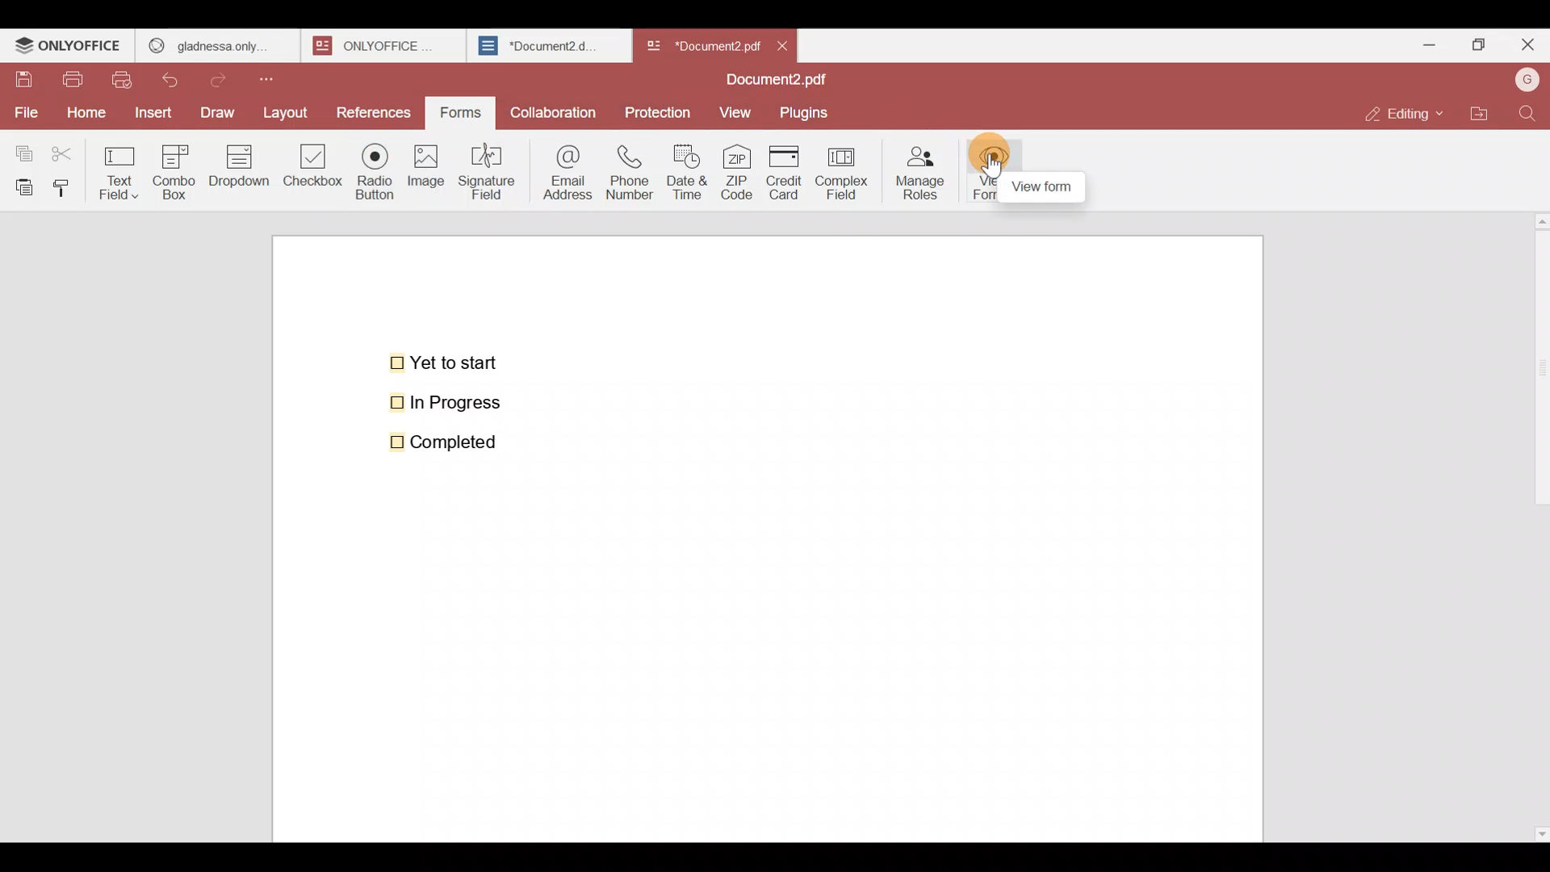 This screenshot has width=1550, height=872. What do you see at coordinates (1527, 113) in the screenshot?
I see `Find` at bounding box center [1527, 113].